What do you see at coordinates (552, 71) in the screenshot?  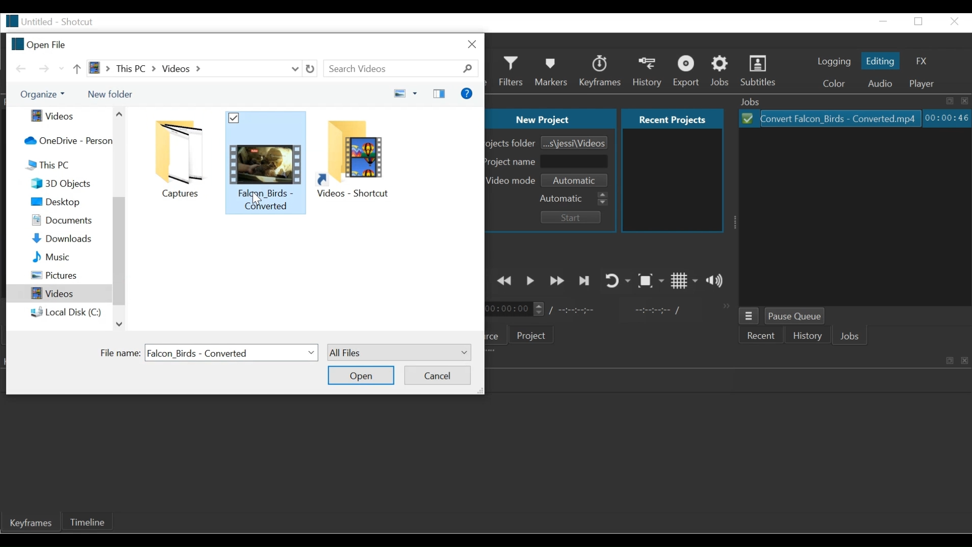 I see `Markers` at bounding box center [552, 71].